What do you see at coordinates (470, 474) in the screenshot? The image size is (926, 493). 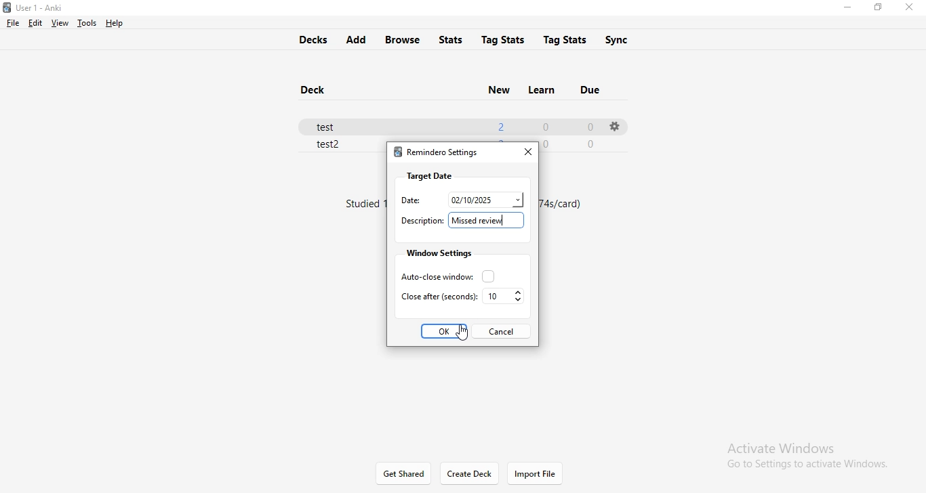 I see `Create Deck` at bounding box center [470, 474].